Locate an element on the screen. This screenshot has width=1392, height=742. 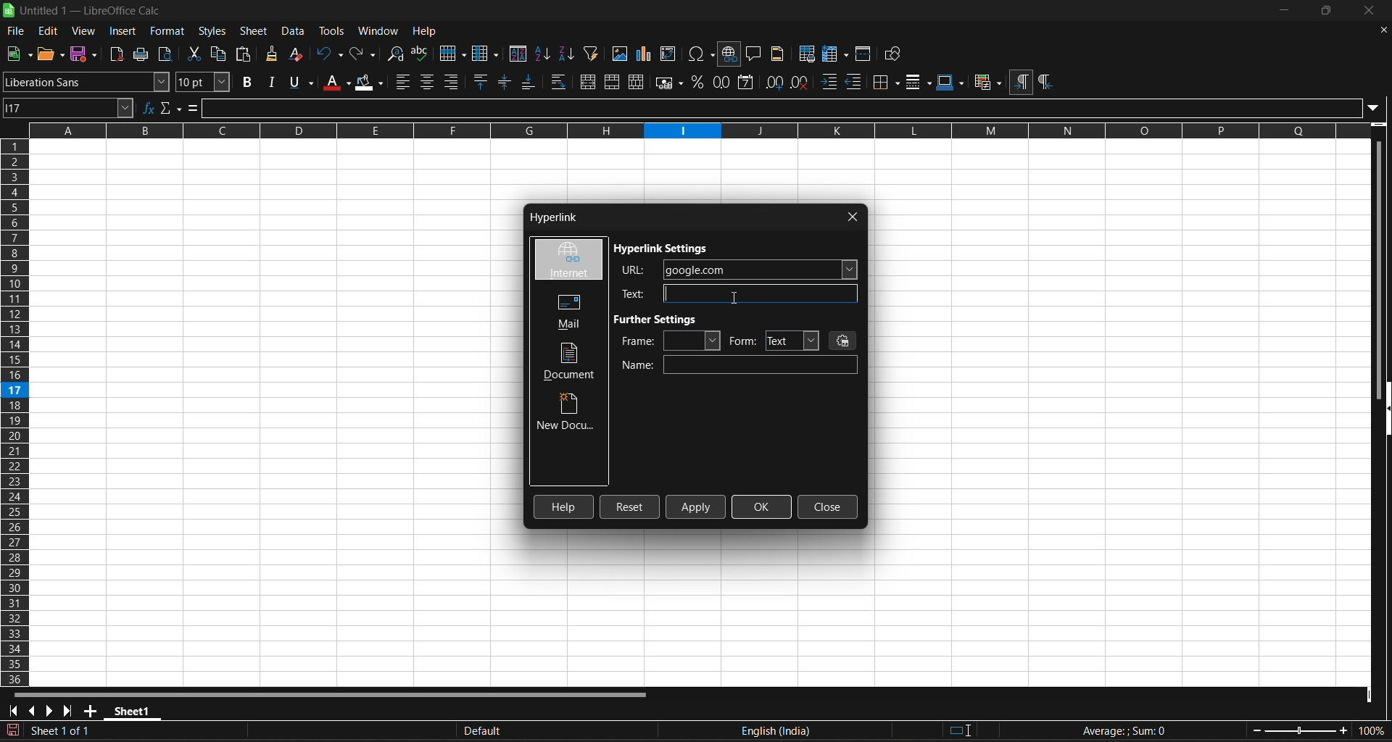
new document is located at coordinates (568, 414).